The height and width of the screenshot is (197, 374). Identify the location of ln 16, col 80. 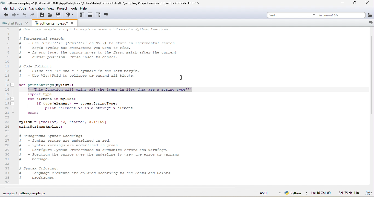
(322, 193).